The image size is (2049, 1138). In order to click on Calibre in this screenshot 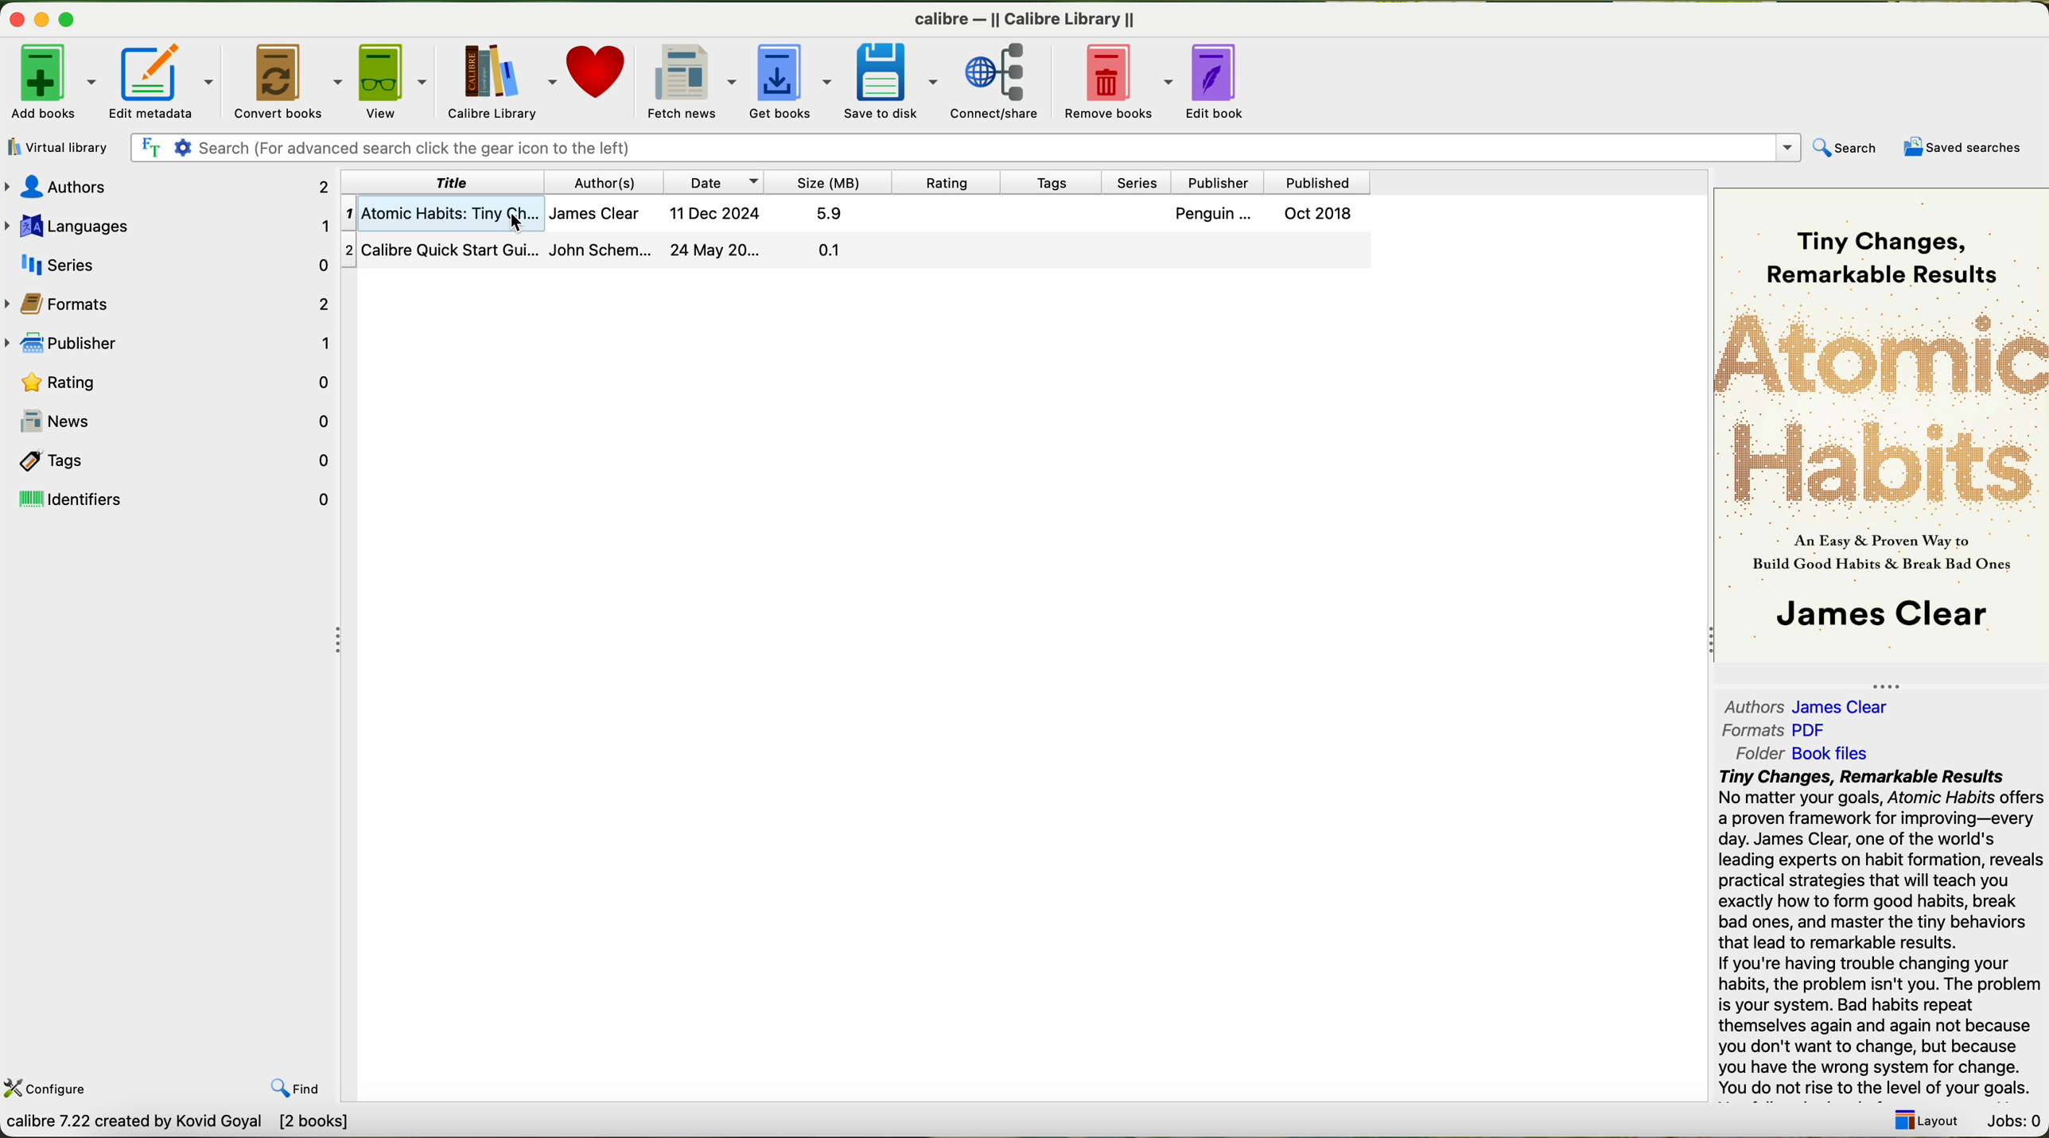, I will do `click(1024, 20)`.